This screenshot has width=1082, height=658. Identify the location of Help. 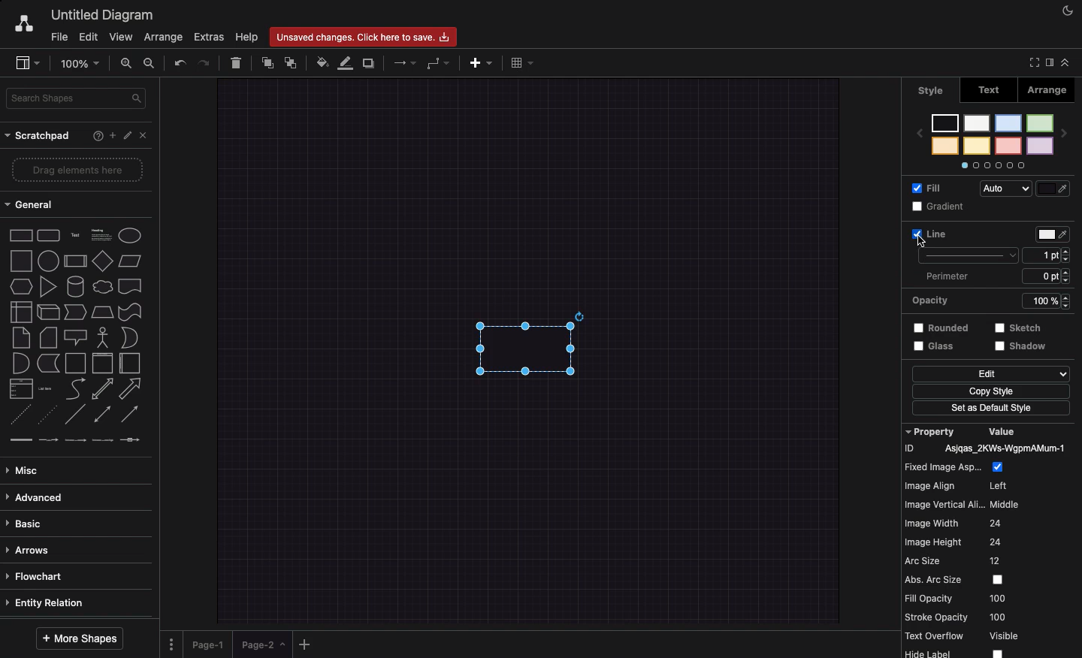
(95, 137).